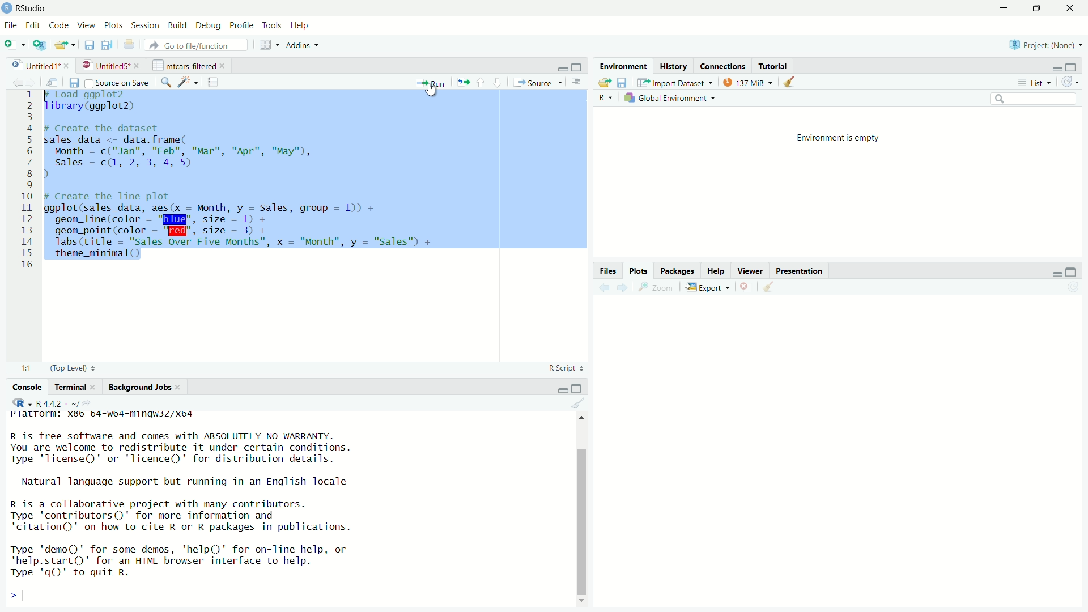  Describe the element at coordinates (603, 83) in the screenshot. I see `open file` at that location.